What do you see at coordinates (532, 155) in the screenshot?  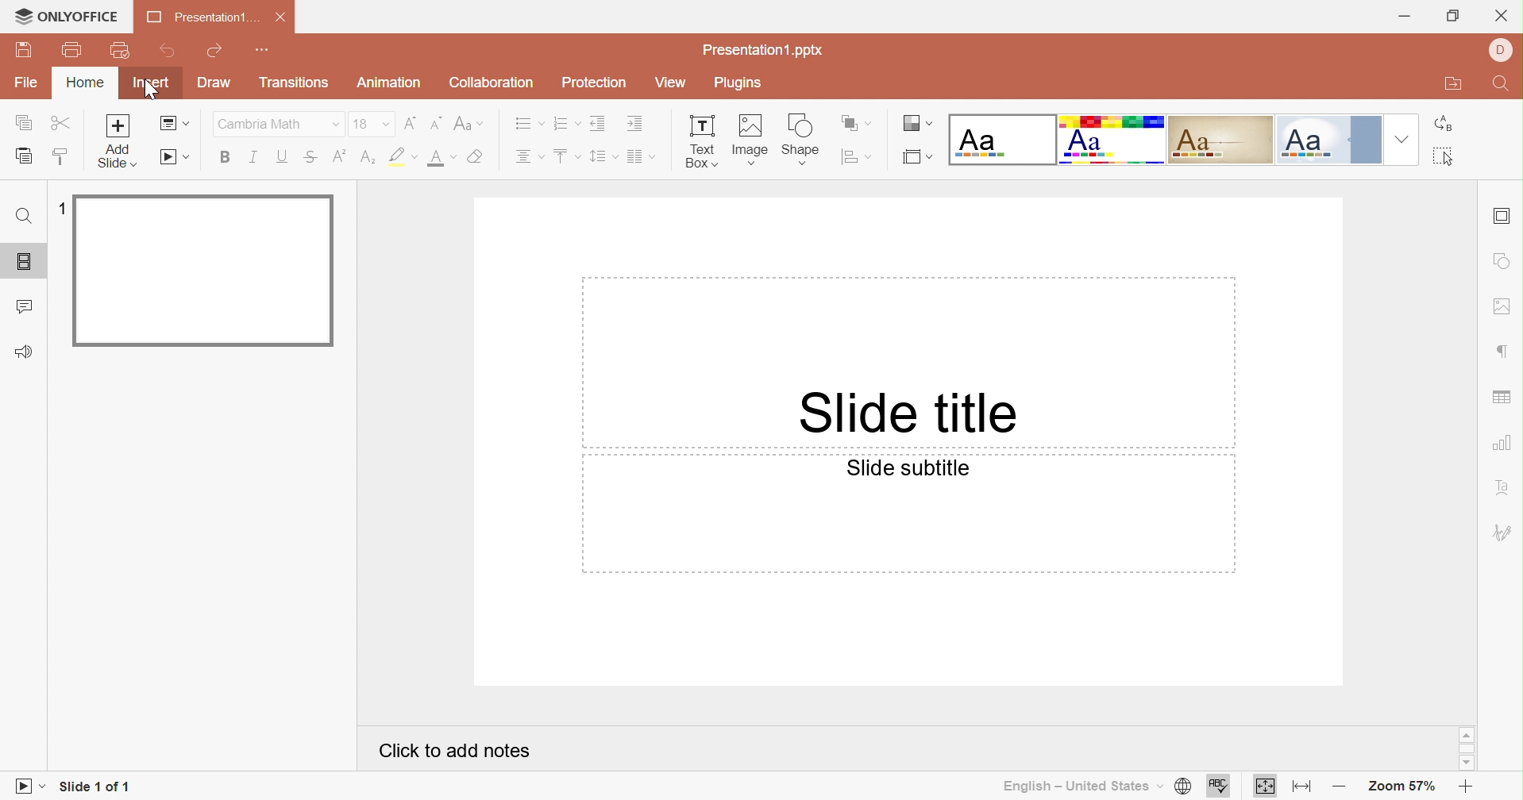 I see `Align Center` at bounding box center [532, 155].